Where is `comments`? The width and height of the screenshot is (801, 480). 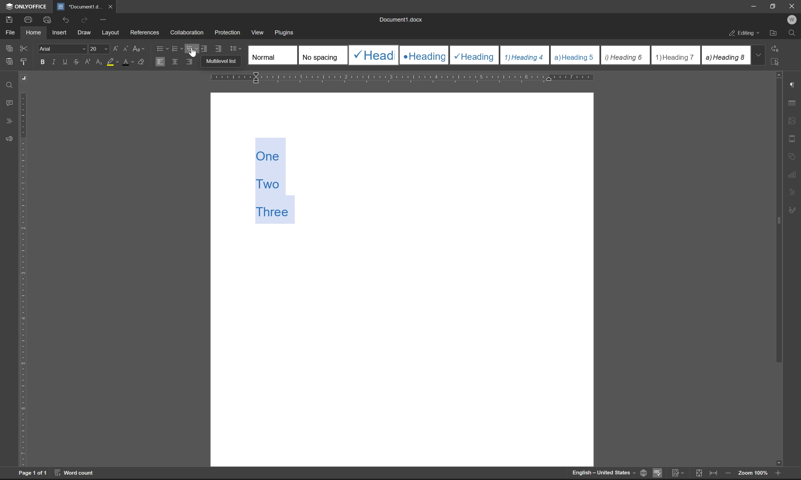 comments is located at coordinates (11, 103).